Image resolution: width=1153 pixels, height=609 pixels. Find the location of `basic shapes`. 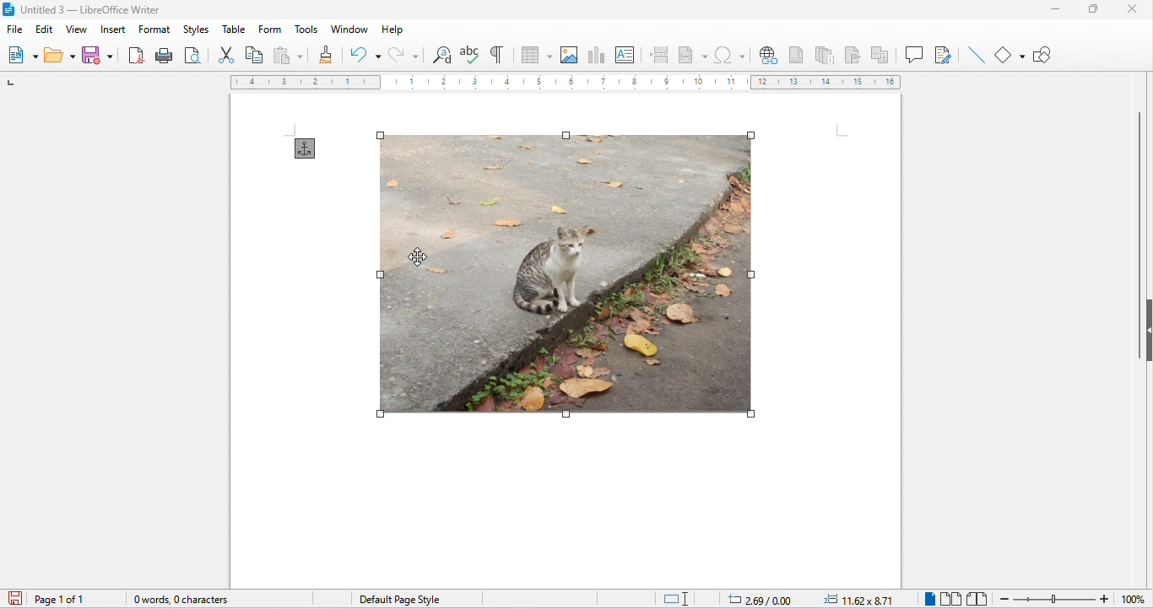

basic shapes is located at coordinates (1011, 54).